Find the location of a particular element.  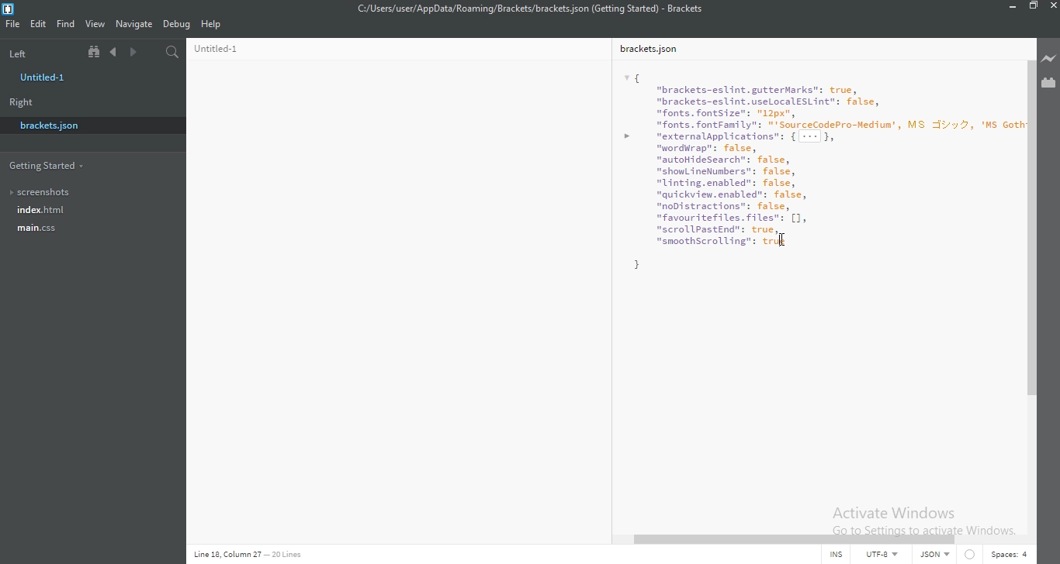

main.css is located at coordinates (90, 231).